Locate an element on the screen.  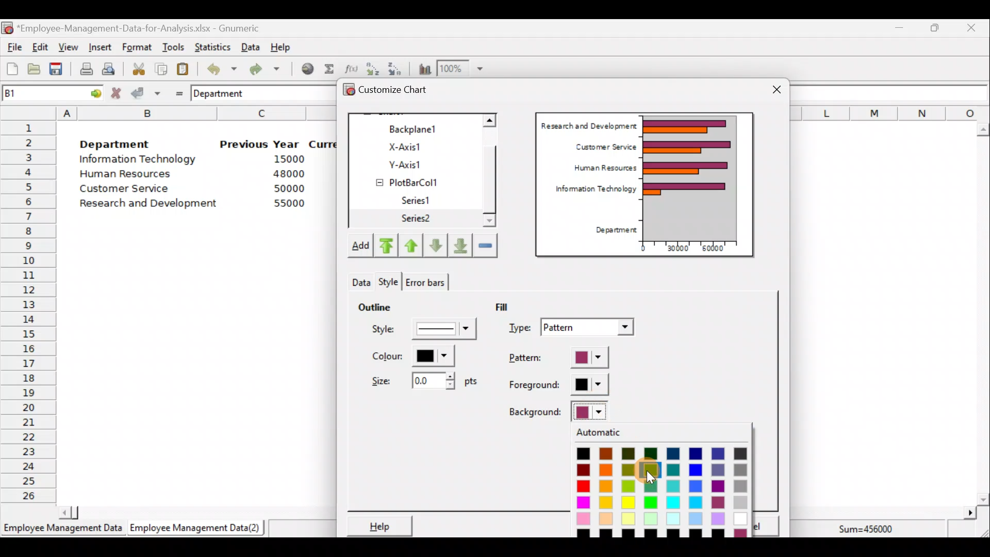
Size is located at coordinates (421, 380).